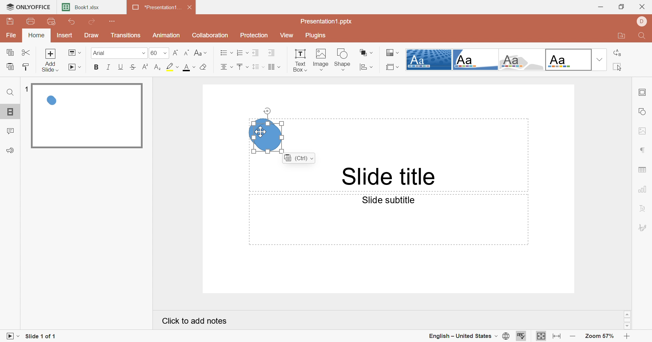 Image resolution: width=652 pixels, height=342 pixels. What do you see at coordinates (522, 336) in the screenshot?
I see `Spell checking` at bounding box center [522, 336].